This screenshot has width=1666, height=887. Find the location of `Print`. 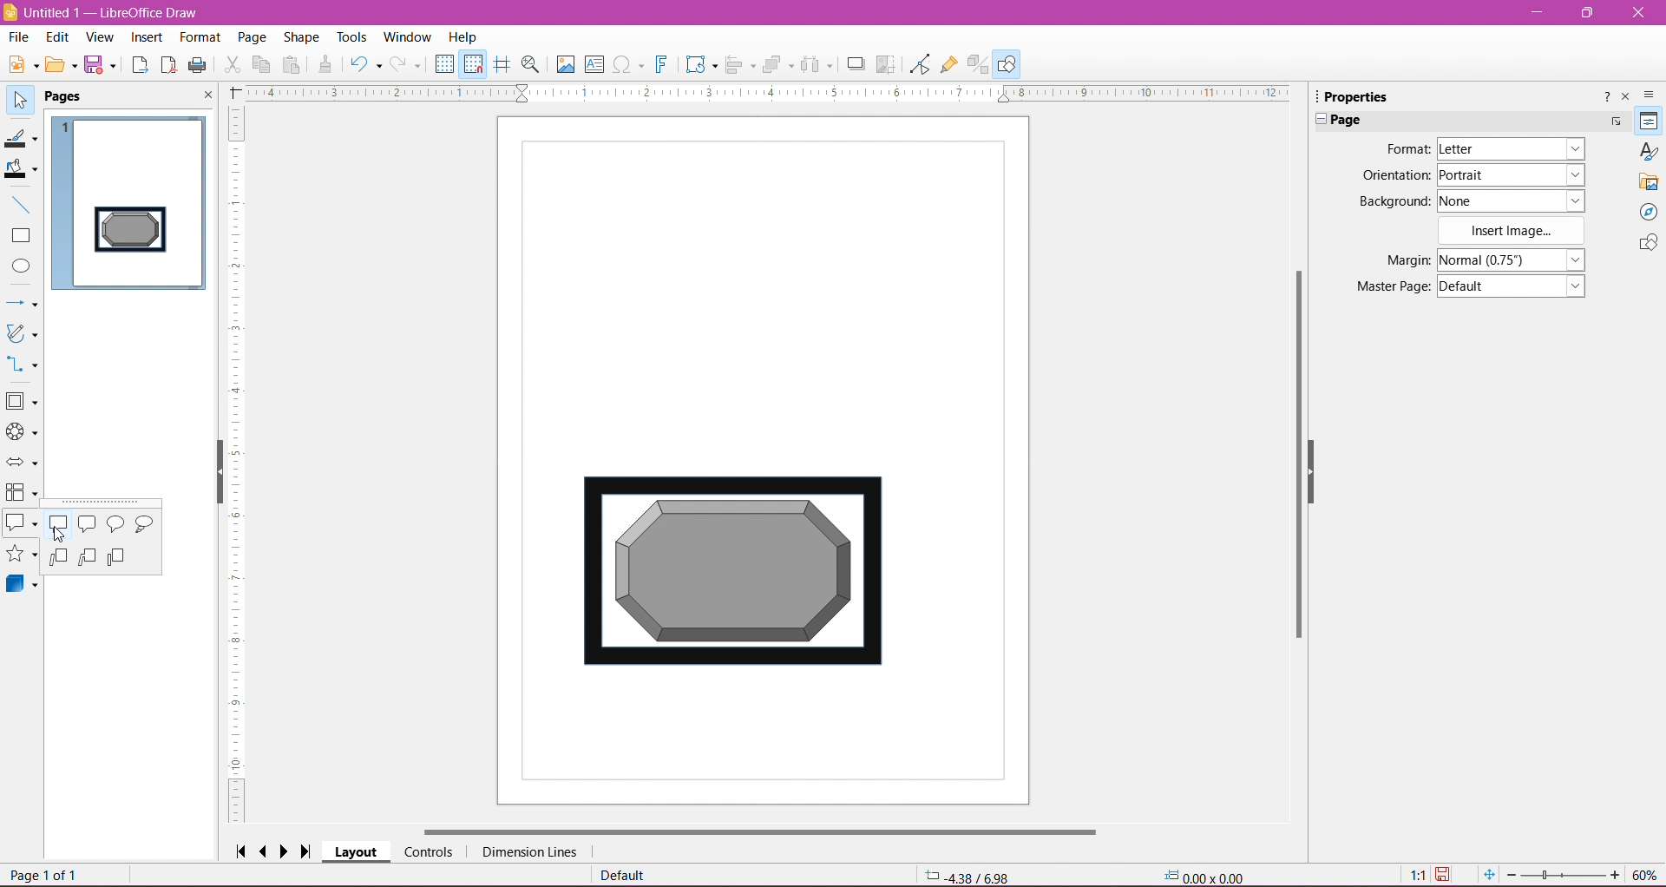

Print is located at coordinates (199, 64).